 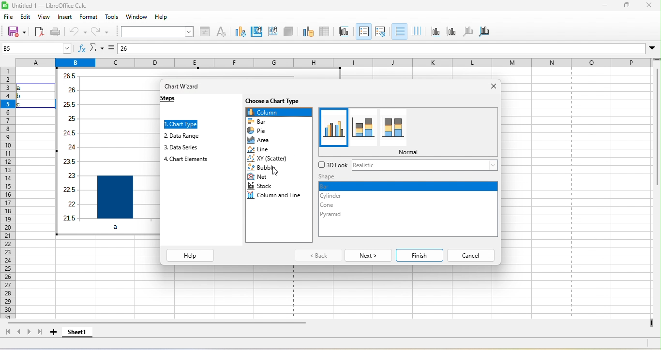 I want to click on b, so click(x=22, y=96).